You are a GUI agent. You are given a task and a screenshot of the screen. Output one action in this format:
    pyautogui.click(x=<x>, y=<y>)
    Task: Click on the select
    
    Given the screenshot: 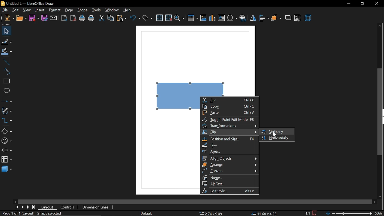 What is the action you would take?
    pyautogui.click(x=6, y=31)
    